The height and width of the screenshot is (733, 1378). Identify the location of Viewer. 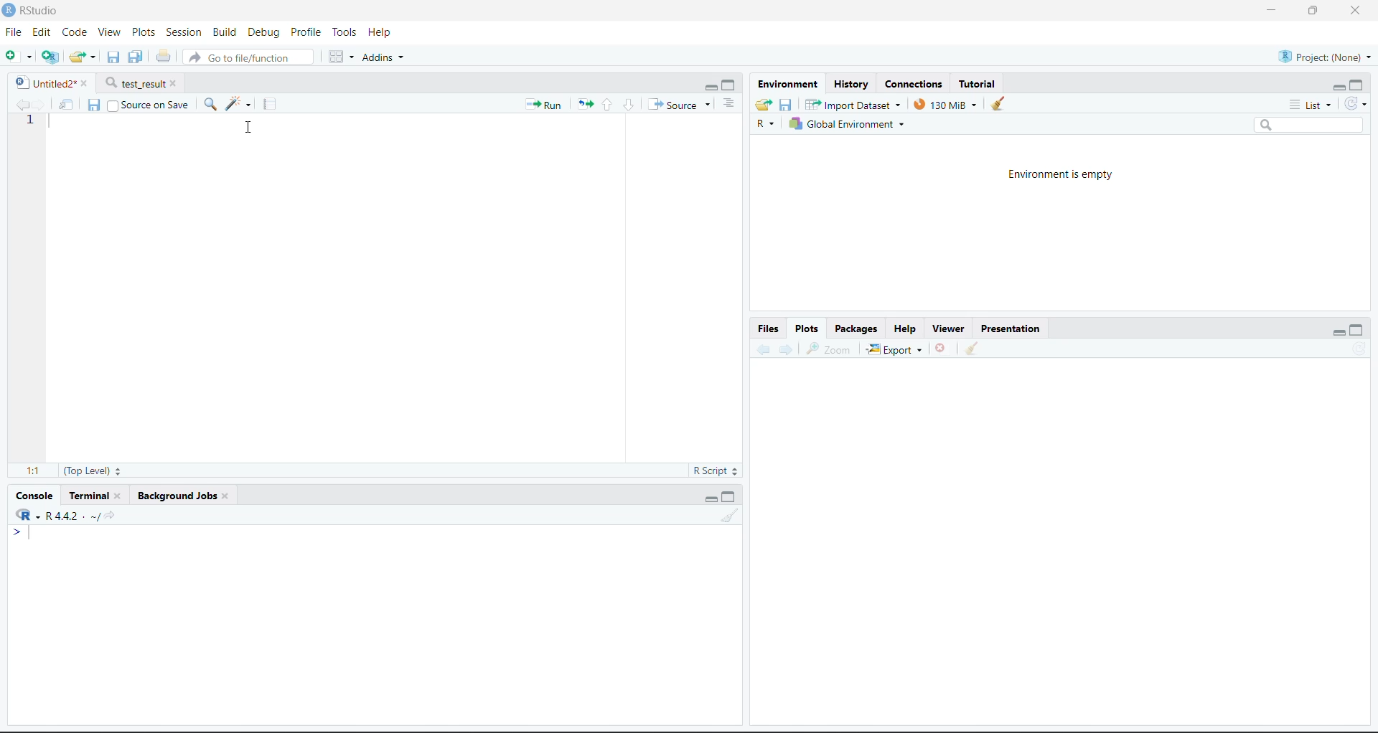
(947, 325).